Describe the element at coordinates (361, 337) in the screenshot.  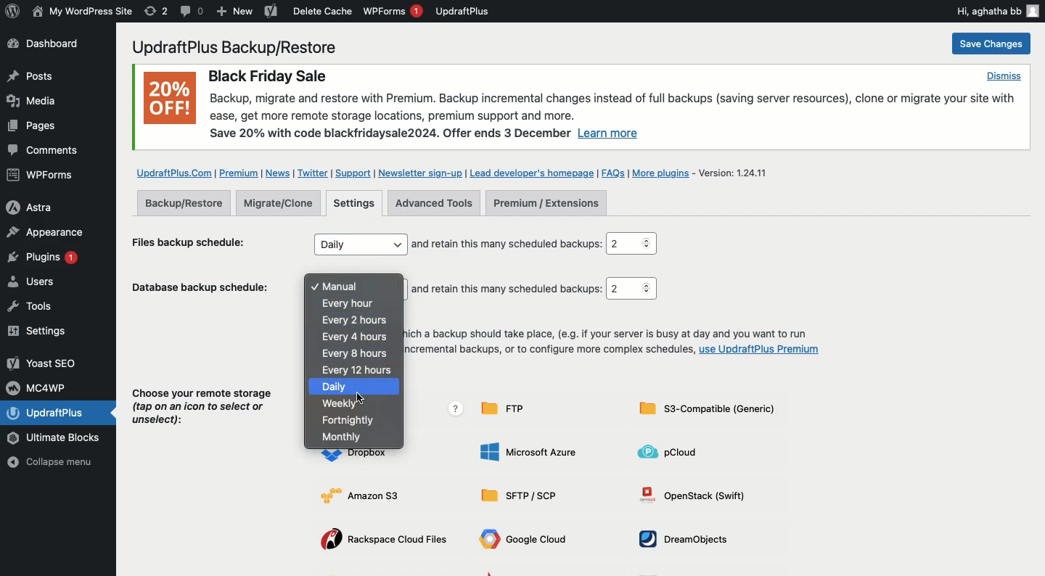
I see `Every 4 hours` at that location.